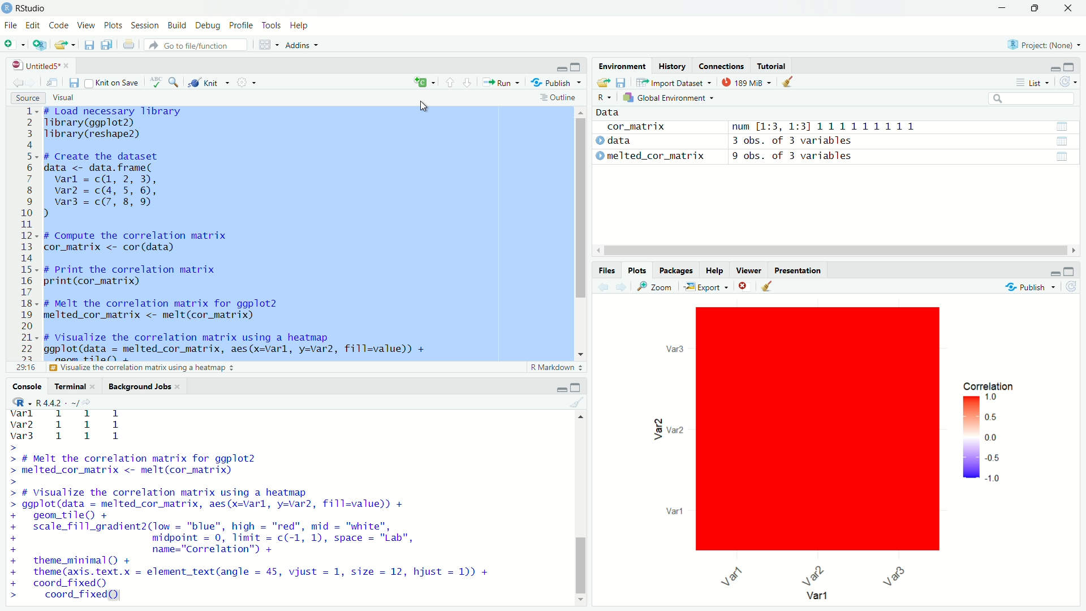 This screenshot has width=1086, height=611. What do you see at coordinates (129, 45) in the screenshot?
I see `print current document` at bounding box center [129, 45].